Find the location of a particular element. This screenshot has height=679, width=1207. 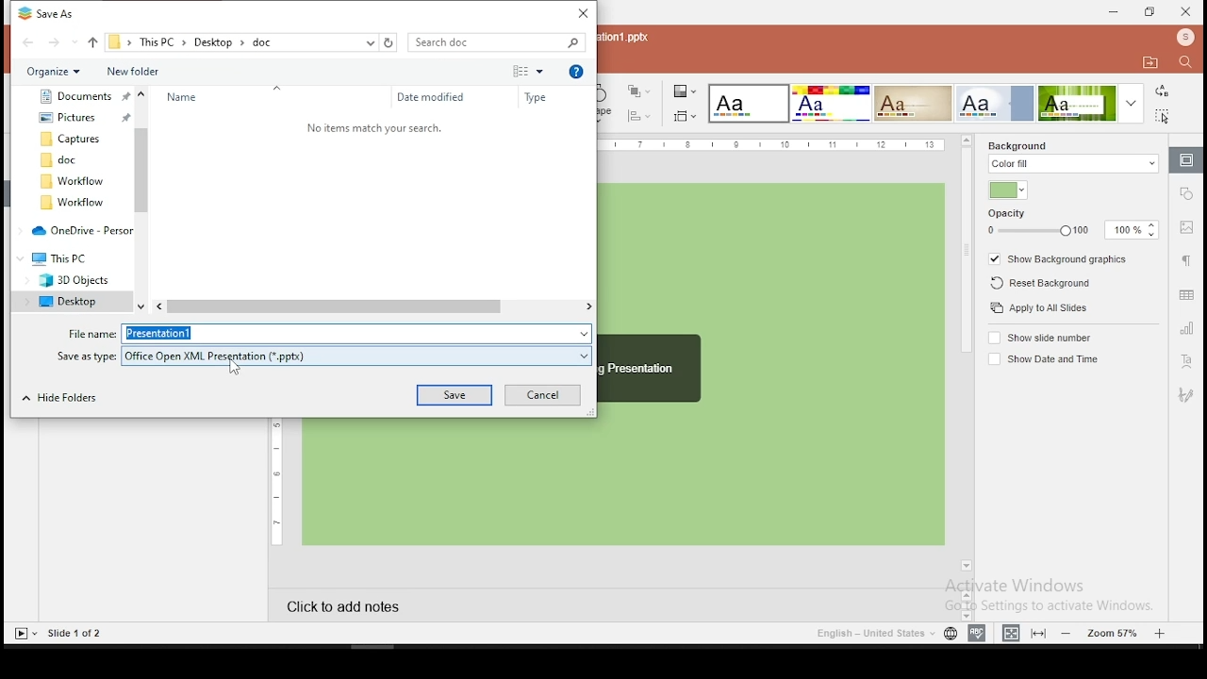

show date and time is located at coordinates (1042, 358).